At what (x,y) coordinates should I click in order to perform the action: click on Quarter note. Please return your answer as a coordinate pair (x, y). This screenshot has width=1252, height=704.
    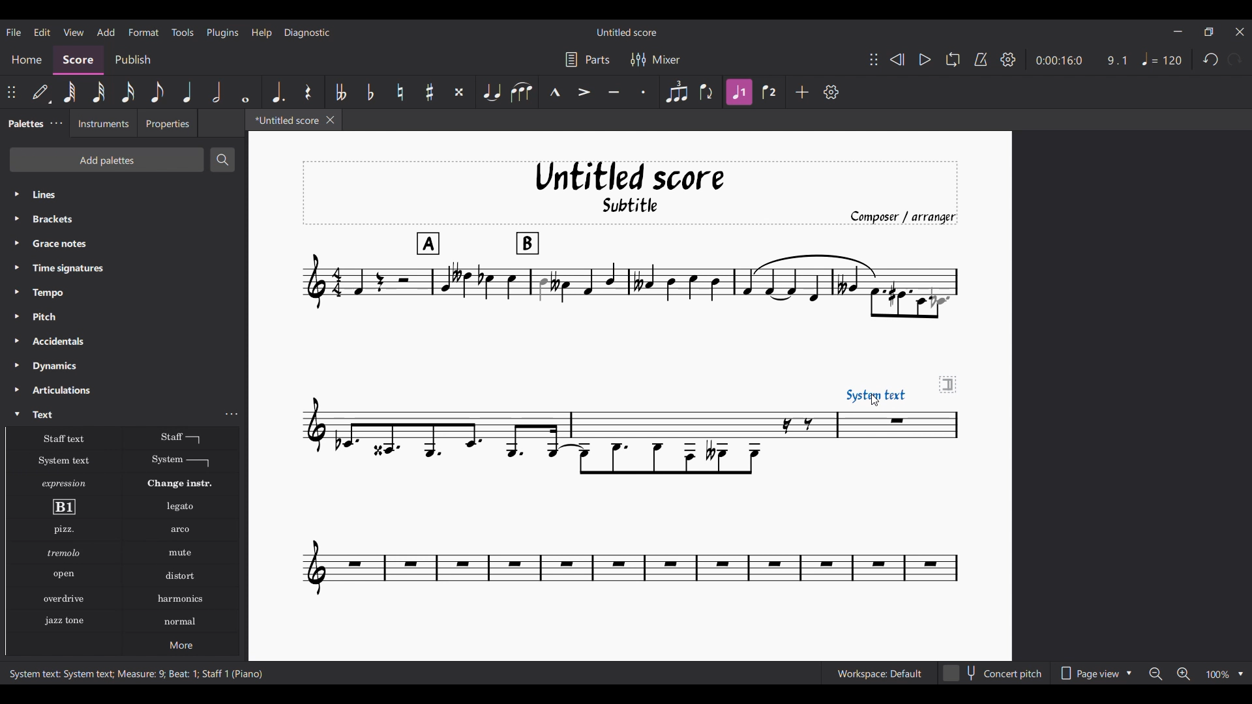
    Looking at the image, I should click on (187, 91).